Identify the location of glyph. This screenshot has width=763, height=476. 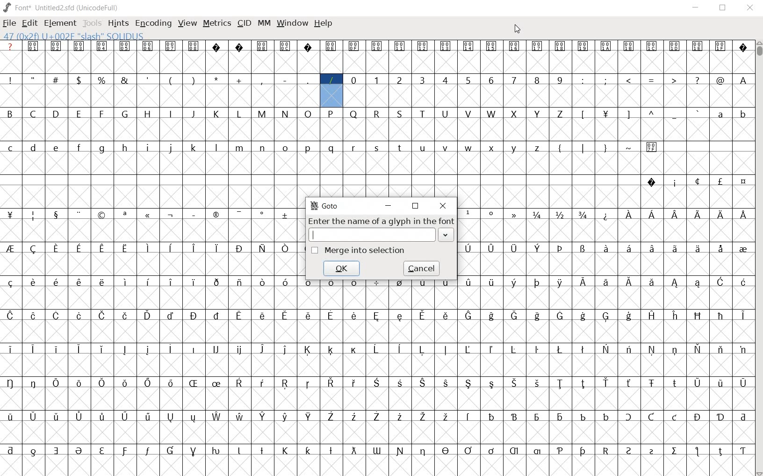
(400, 114).